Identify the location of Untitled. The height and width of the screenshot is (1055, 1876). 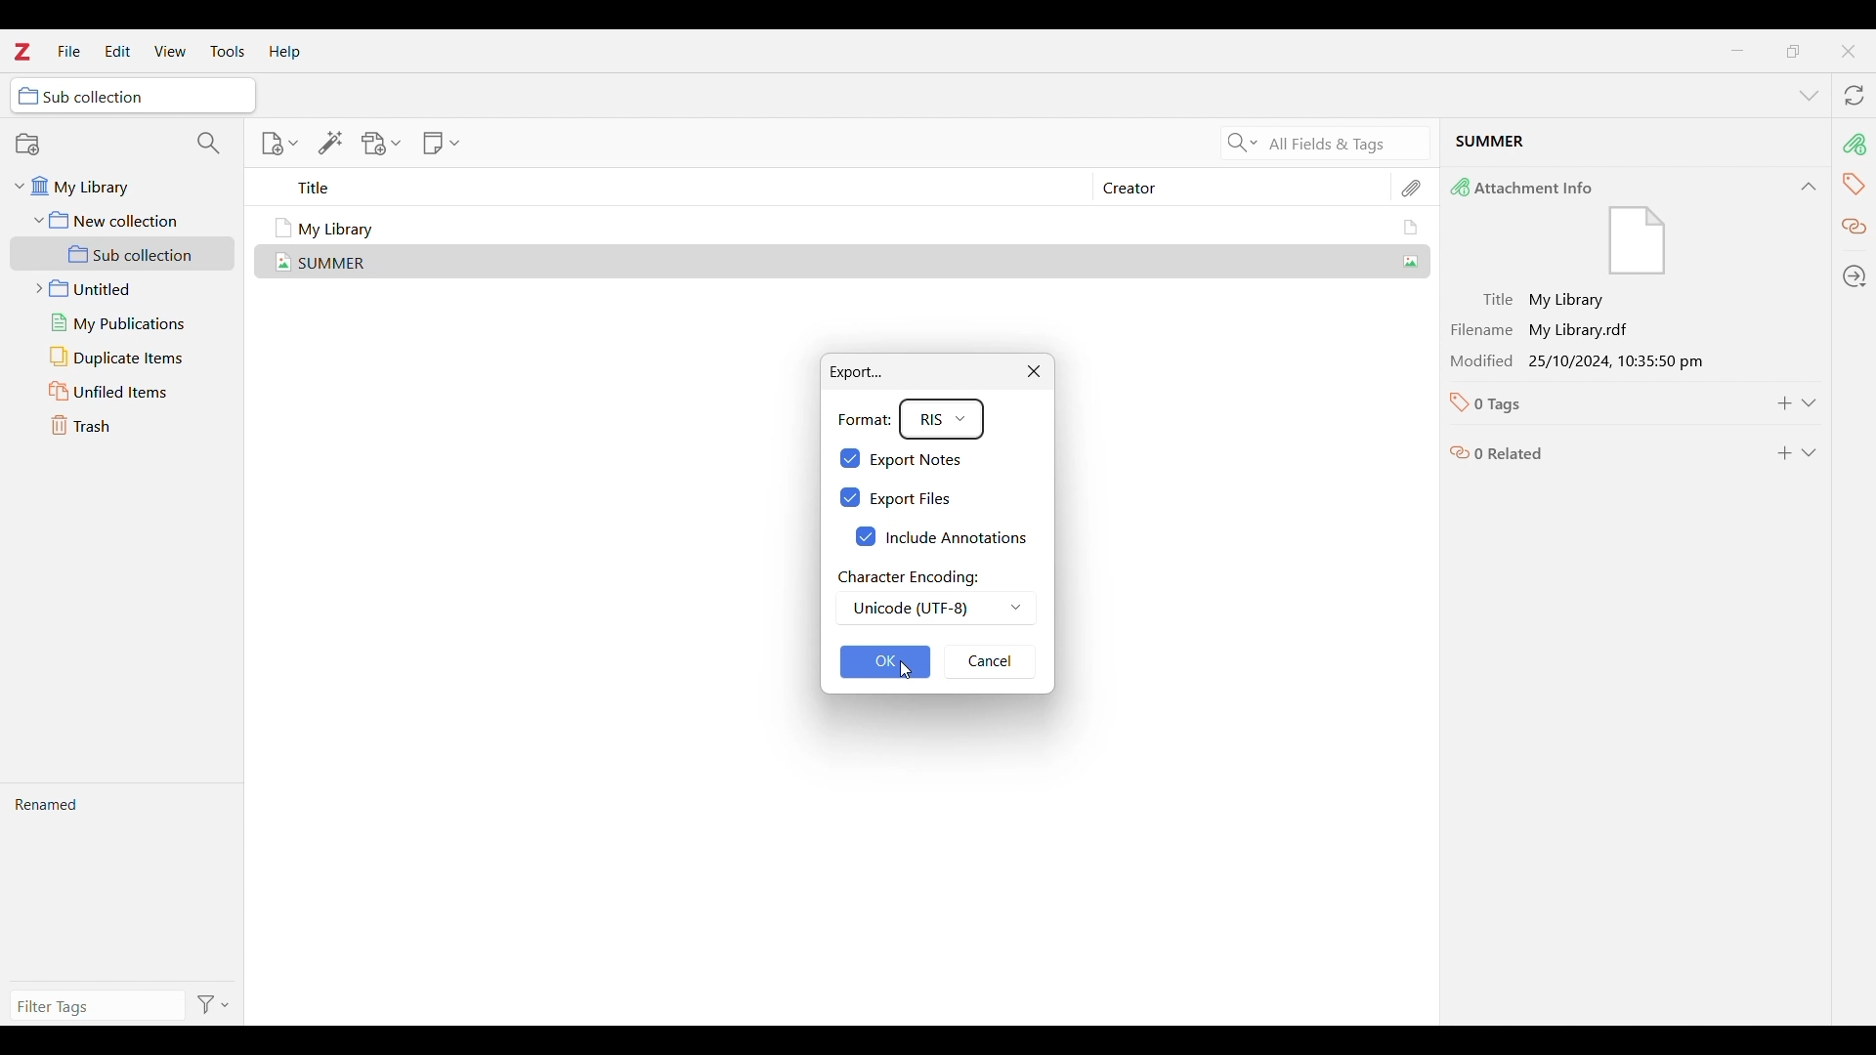
(123, 289).